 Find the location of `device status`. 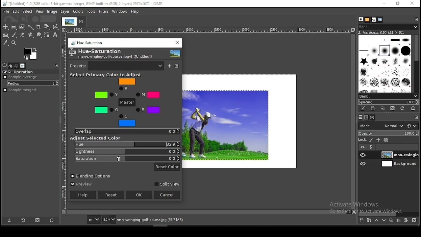

device status is located at coordinates (11, 66).